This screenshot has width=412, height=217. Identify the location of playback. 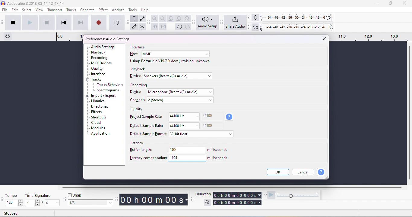
(99, 52).